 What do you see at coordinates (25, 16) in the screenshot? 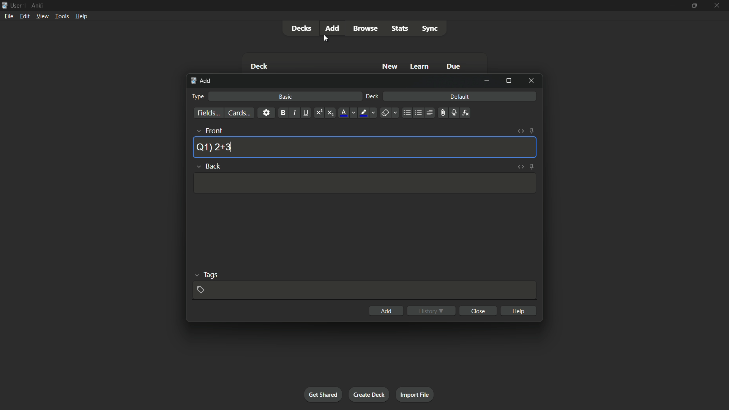
I see `edit menu` at bounding box center [25, 16].